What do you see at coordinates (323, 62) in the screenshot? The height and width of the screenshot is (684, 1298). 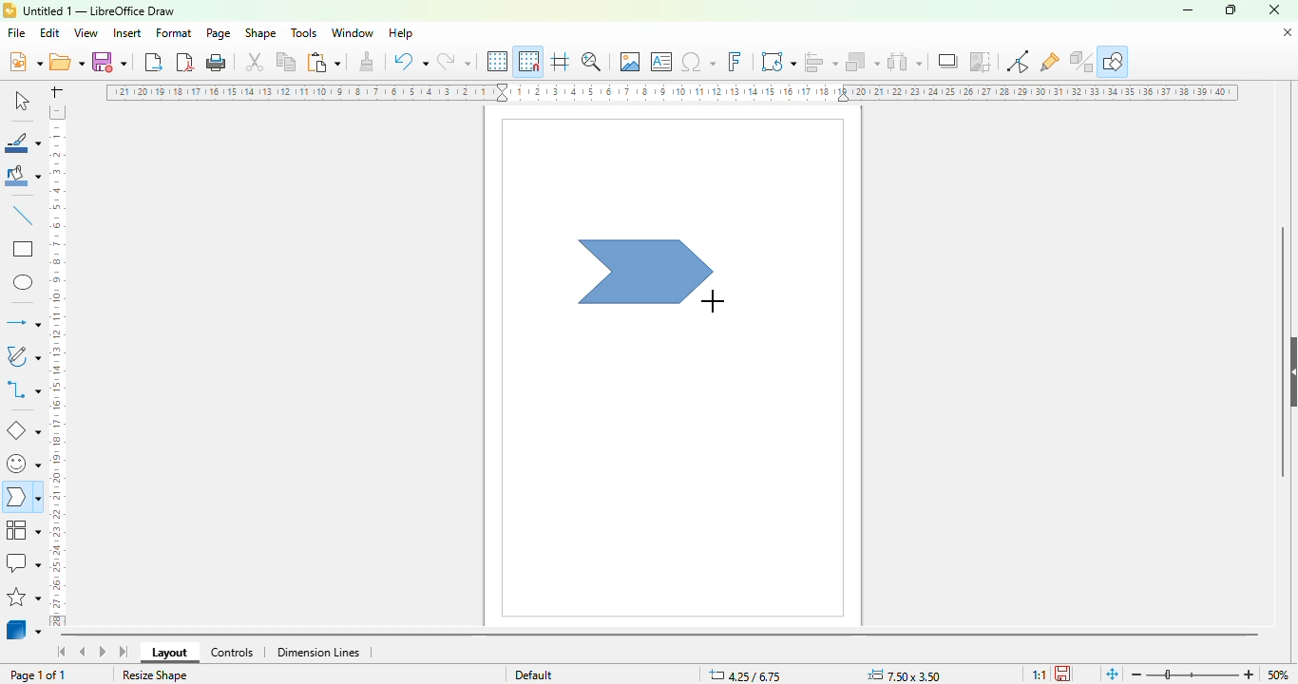 I see `paste` at bounding box center [323, 62].